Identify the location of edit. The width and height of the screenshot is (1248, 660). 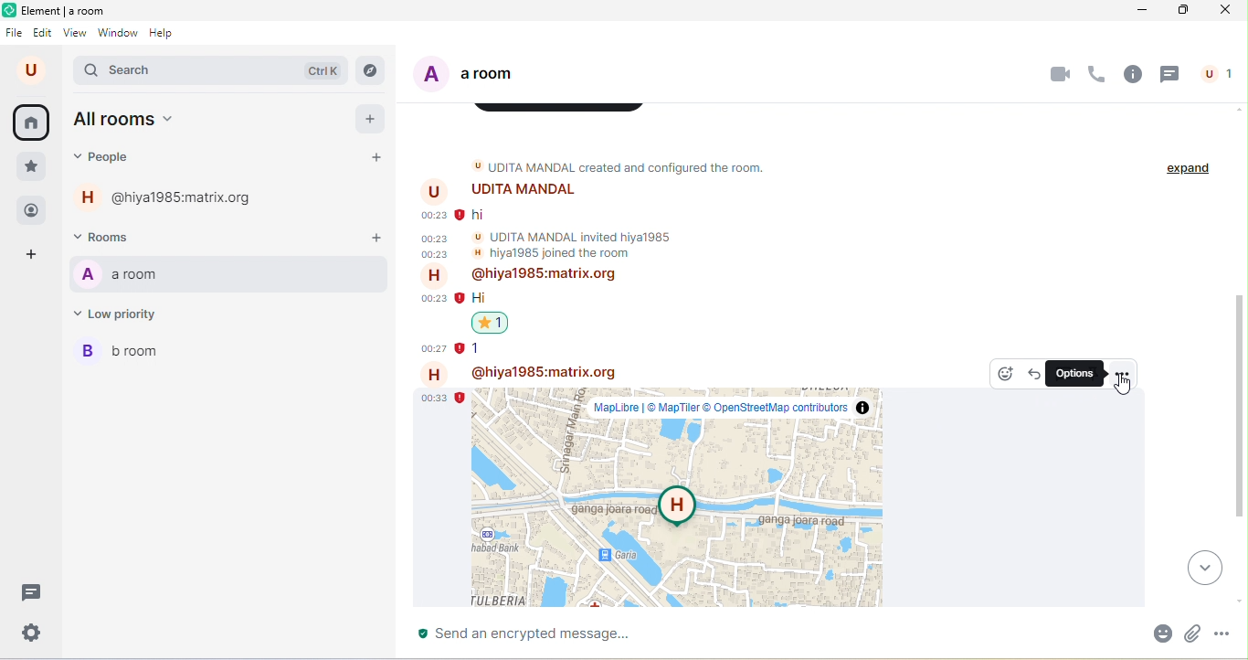
(43, 34).